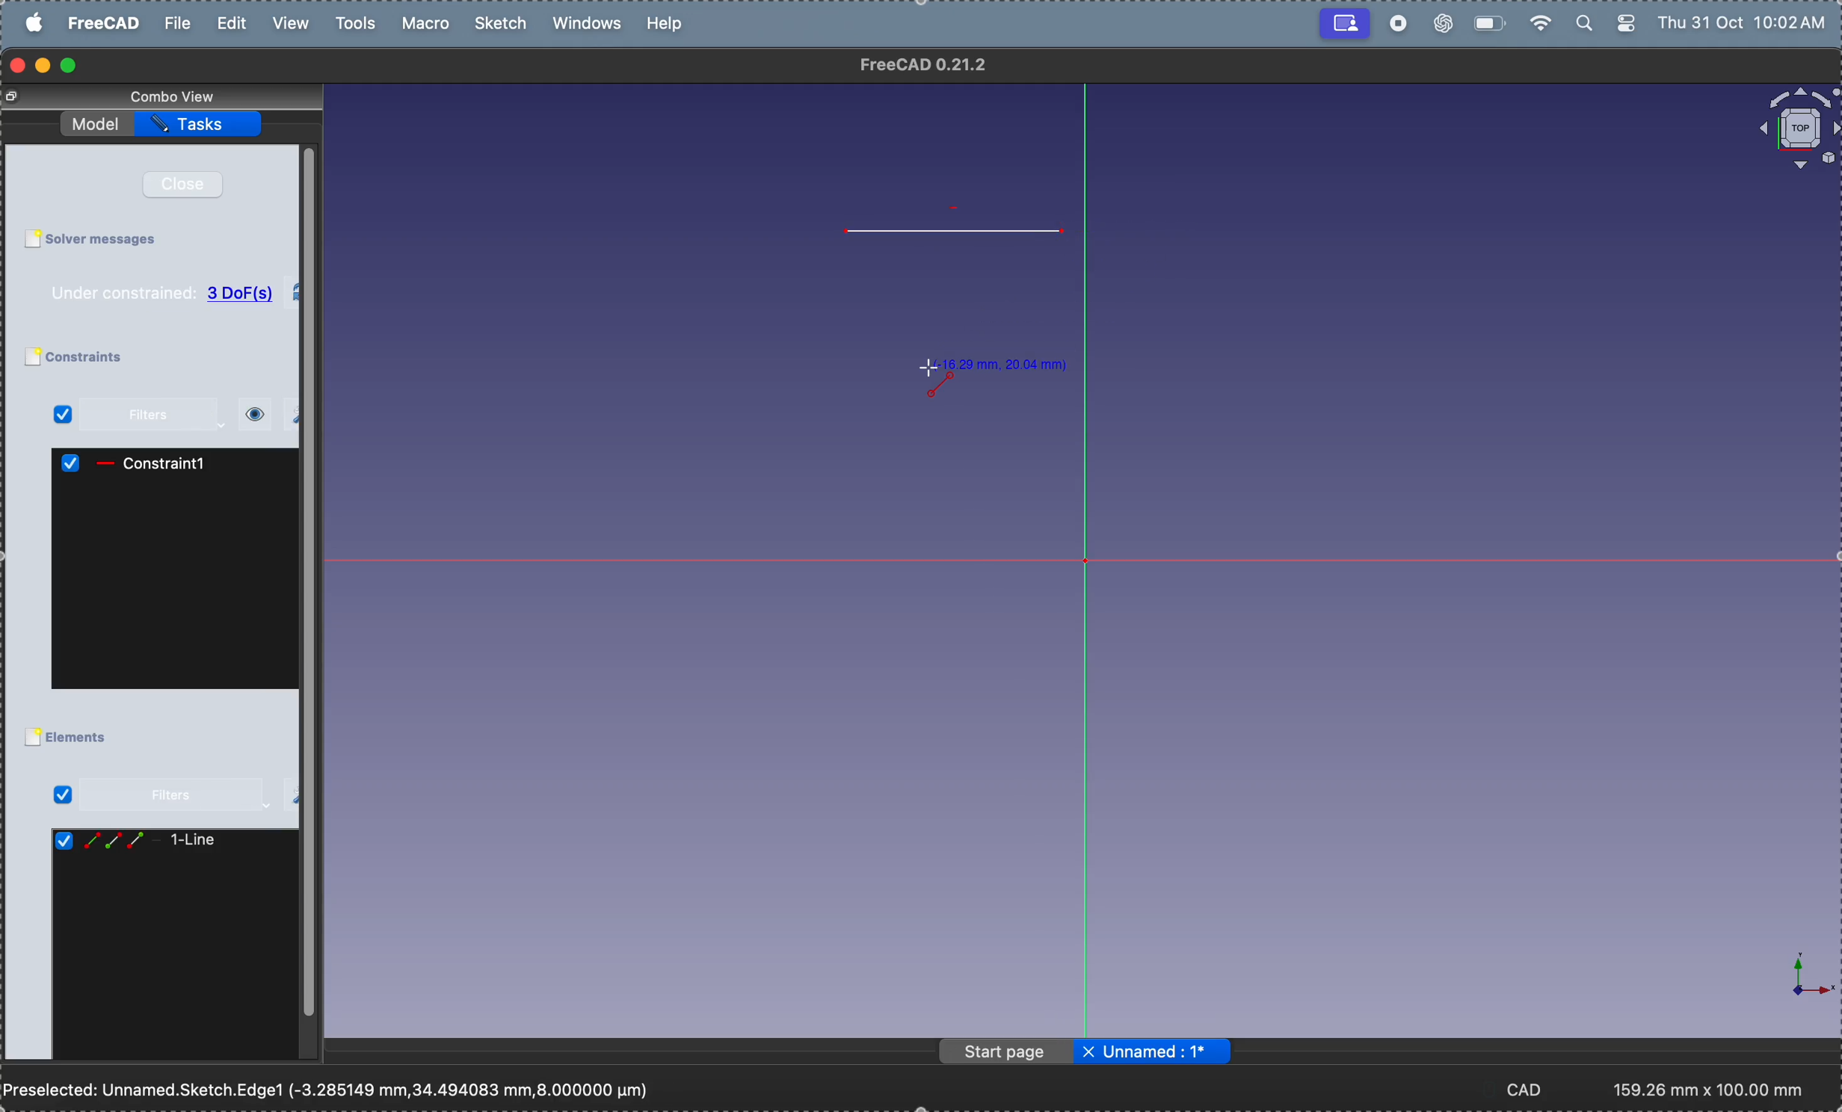 This screenshot has width=1842, height=1112. Describe the element at coordinates (98, 121) in the screenshot. I see `model` at that location.